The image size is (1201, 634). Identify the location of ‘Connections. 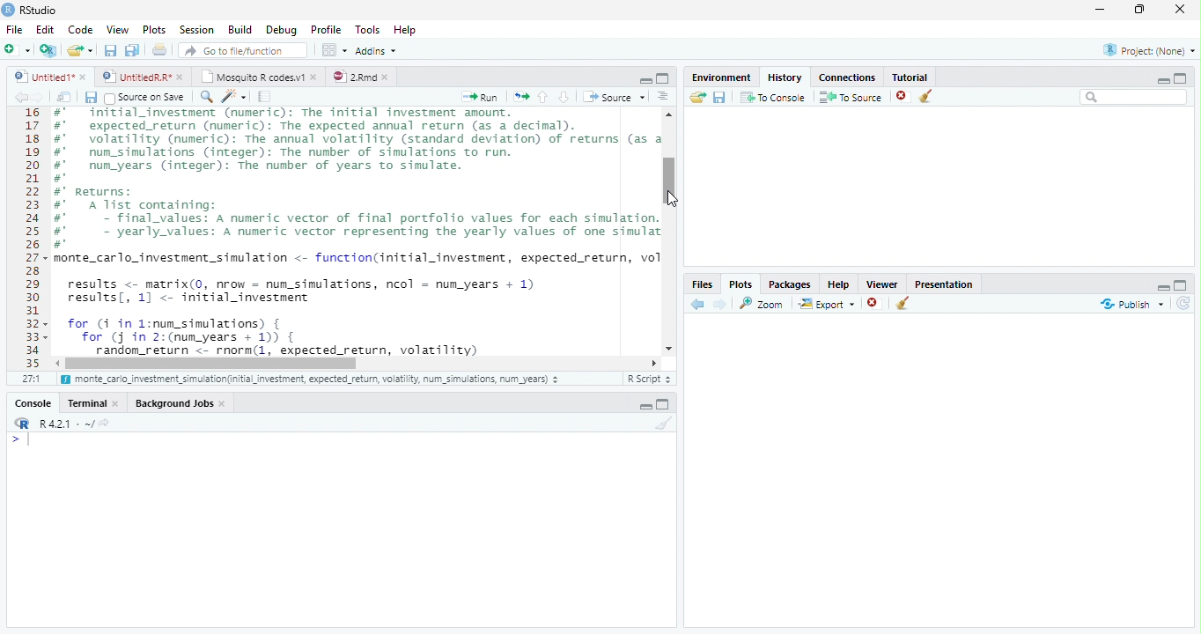
(844, 76).